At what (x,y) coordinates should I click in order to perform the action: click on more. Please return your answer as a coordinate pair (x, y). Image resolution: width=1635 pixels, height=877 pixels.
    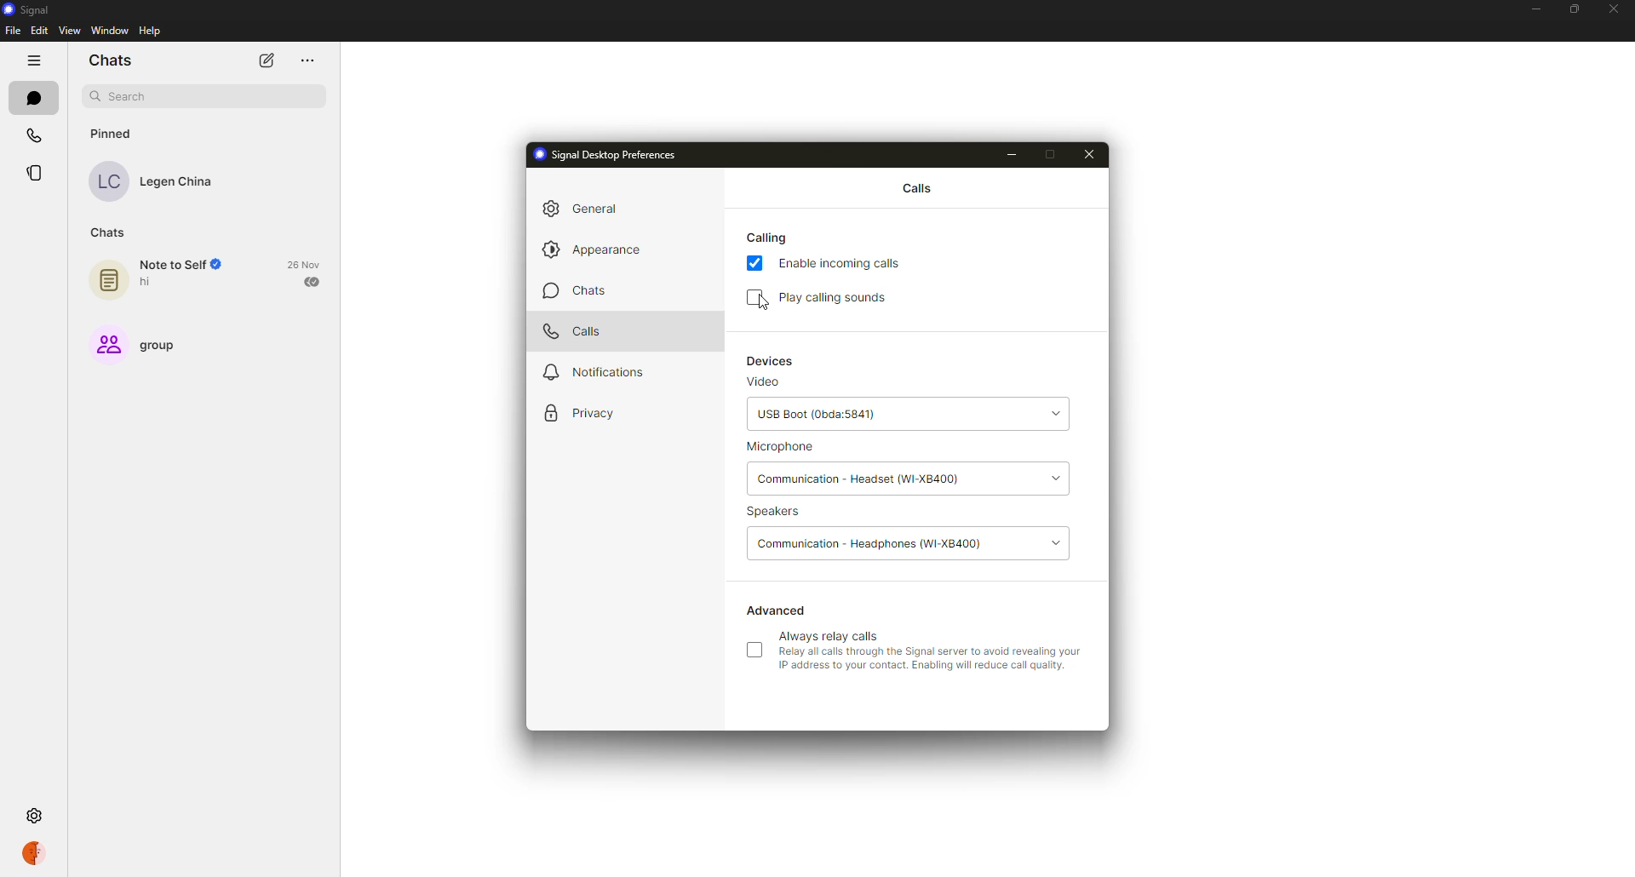
    Looking at the image, I should click on (307, 60).